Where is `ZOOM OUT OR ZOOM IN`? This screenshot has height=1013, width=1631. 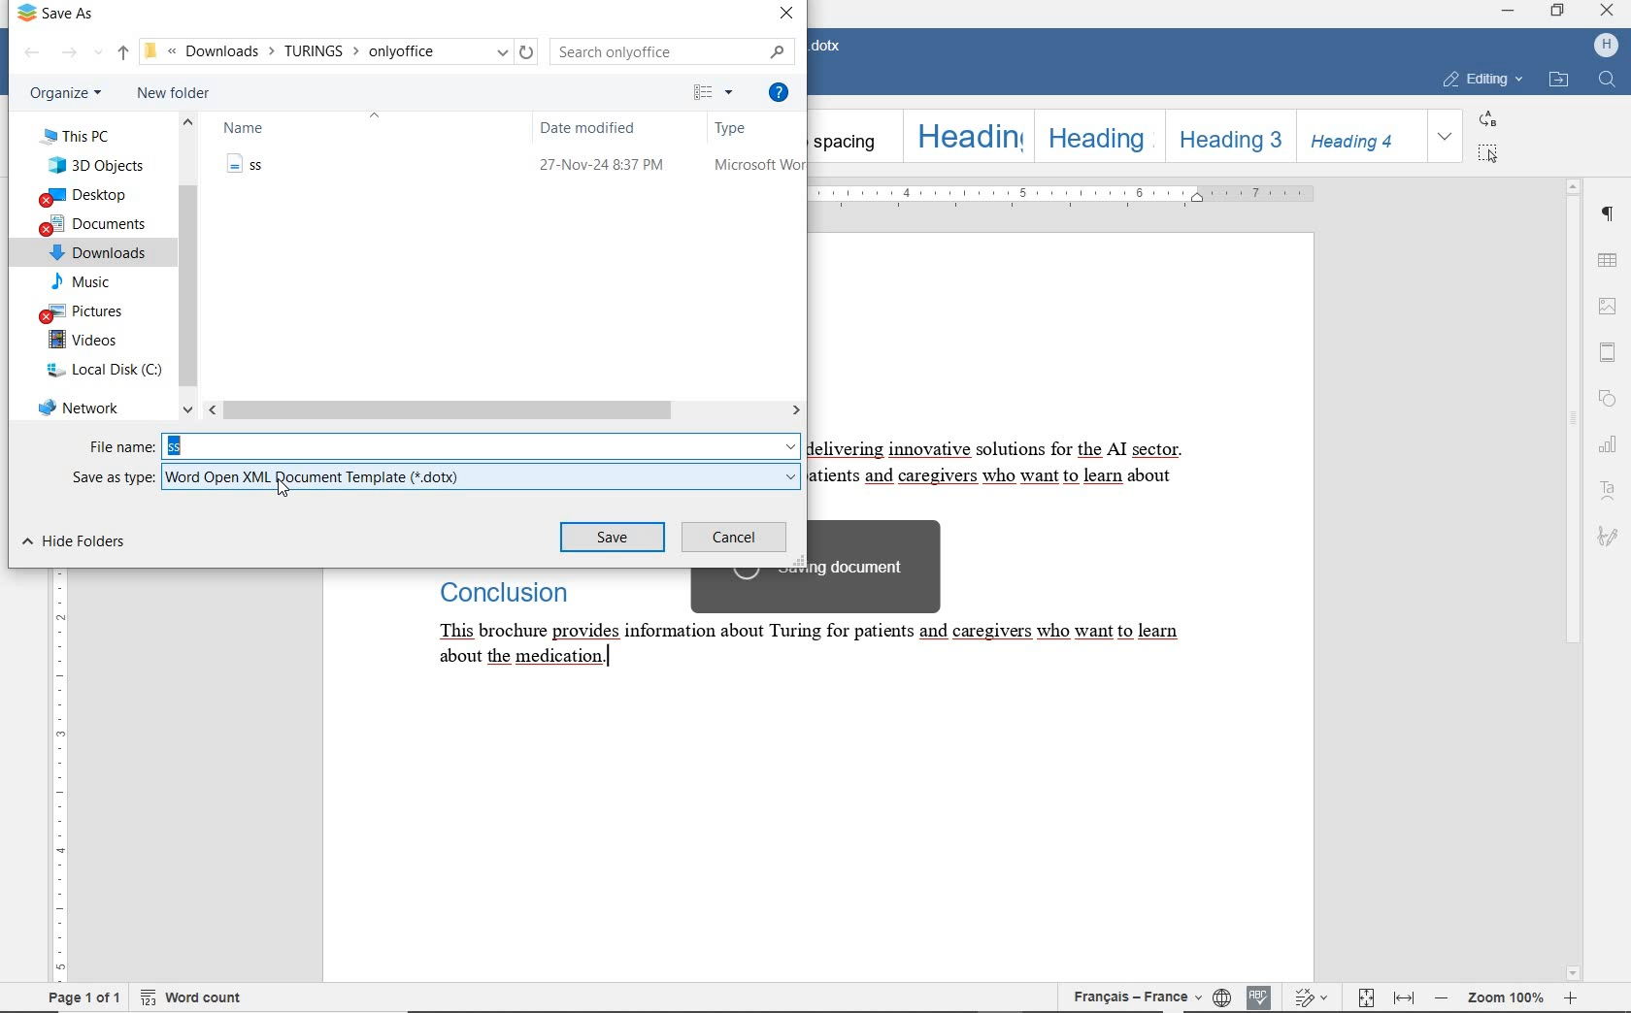 ZOOM OUT OR ZOOM IN is located at coordinates (1509, 997).